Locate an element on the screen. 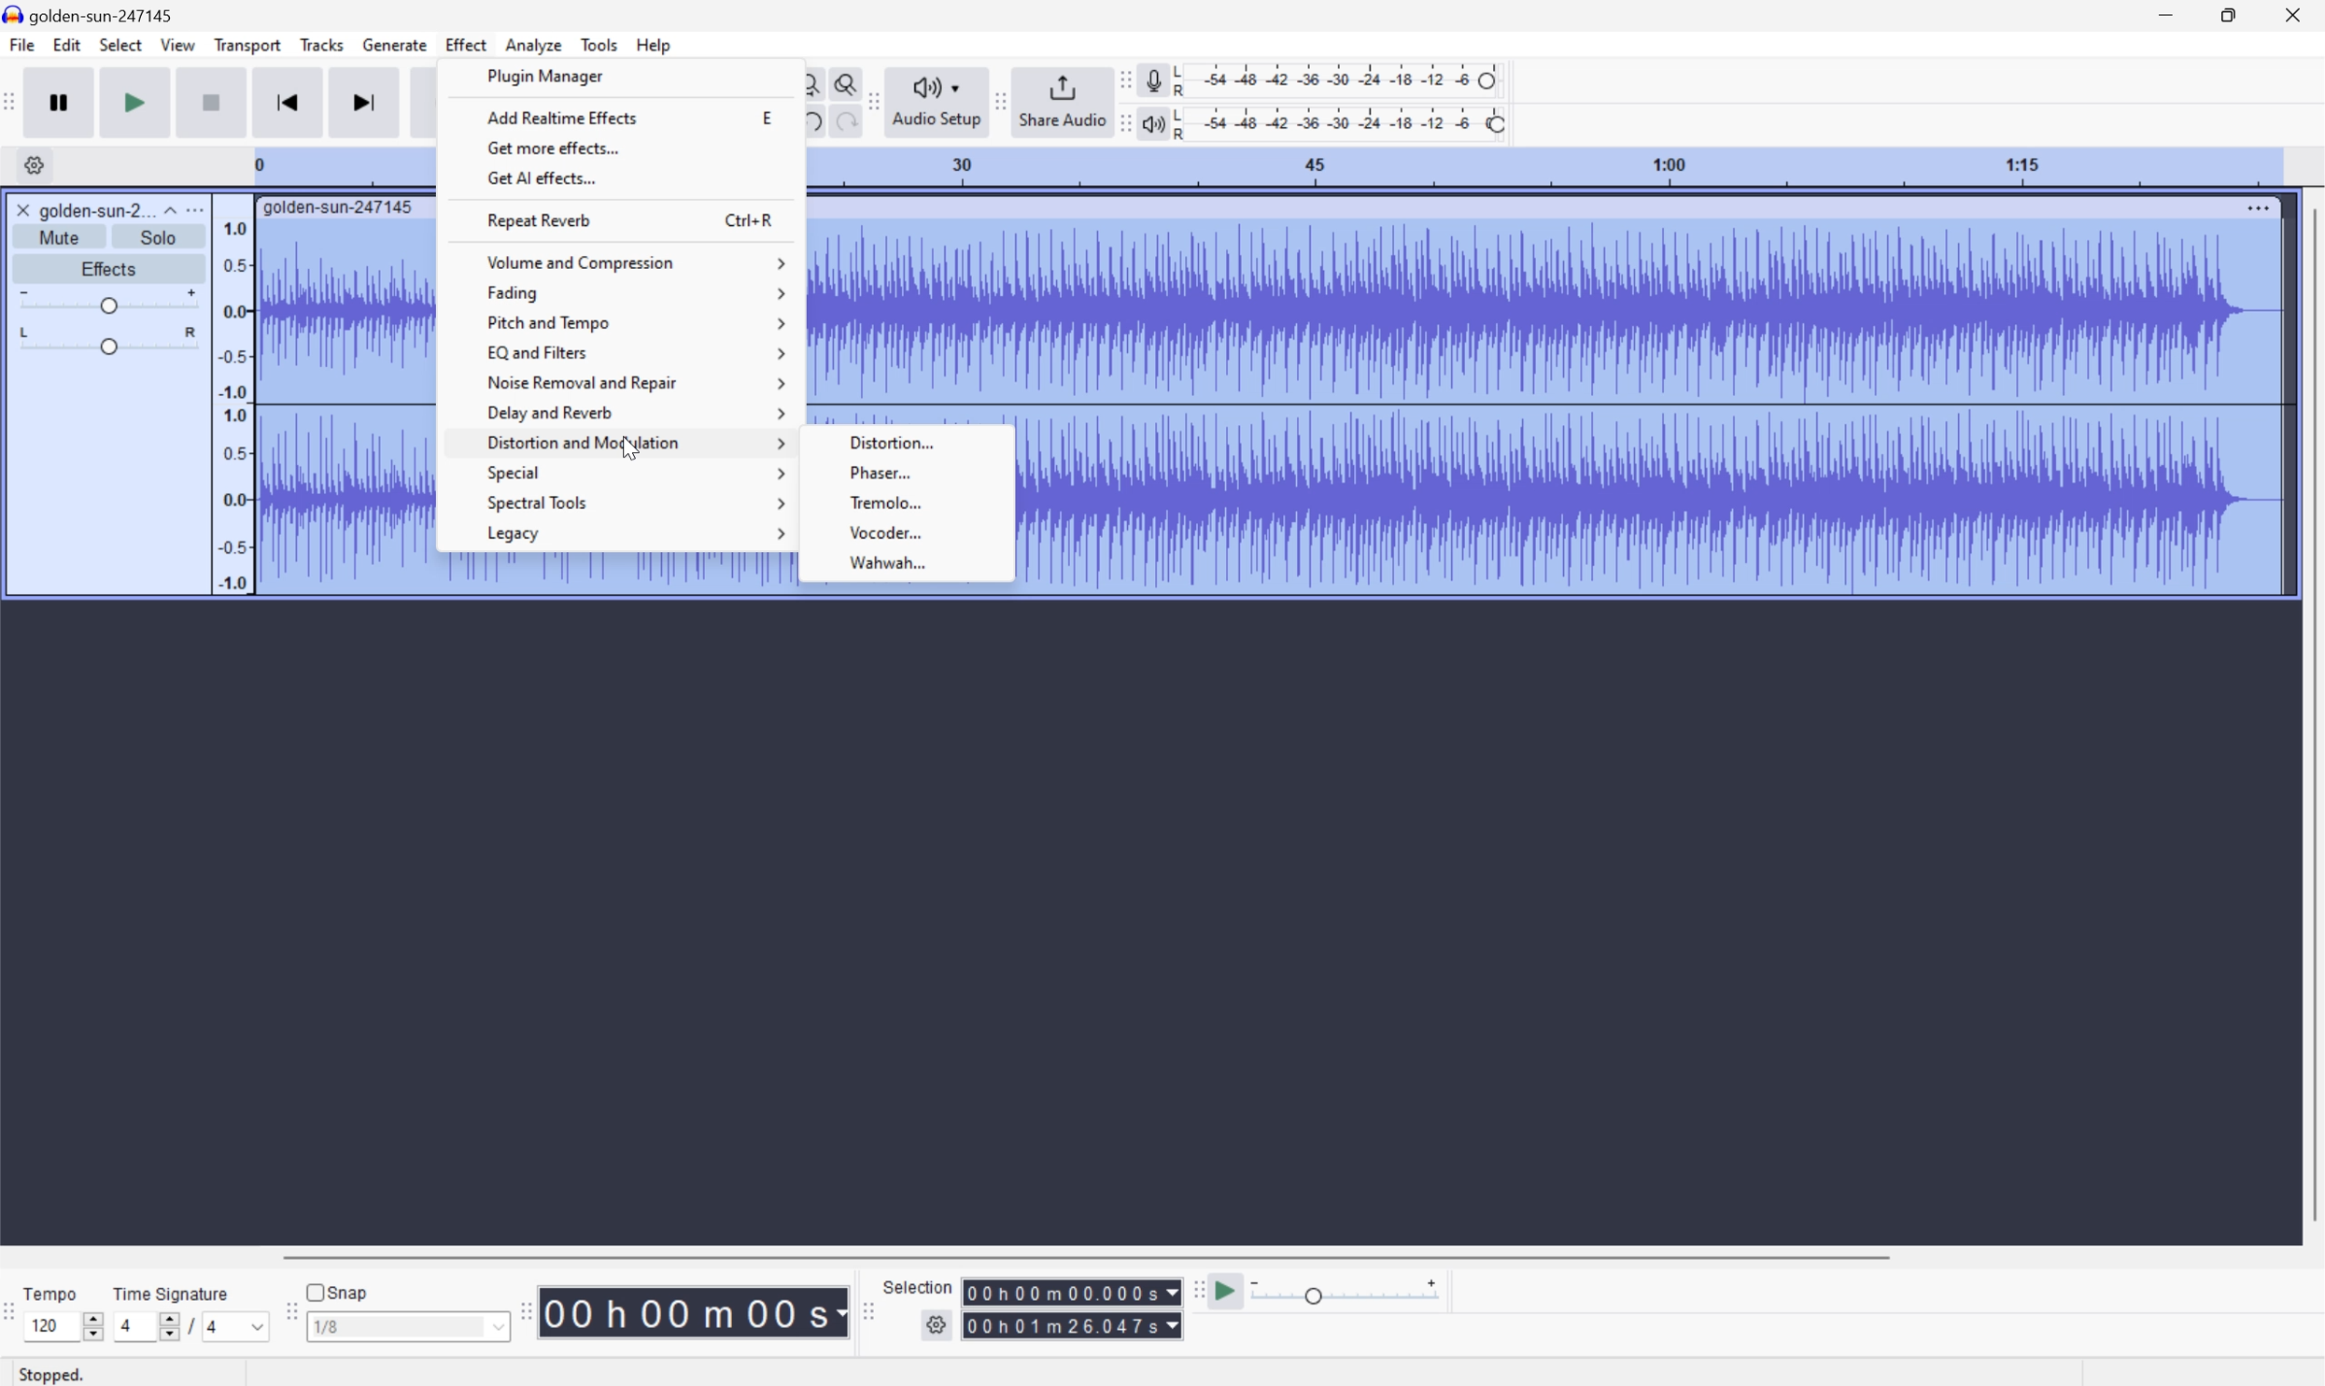 The image size is (2325, 1386). Snap is located at coordinates (339, 1291).